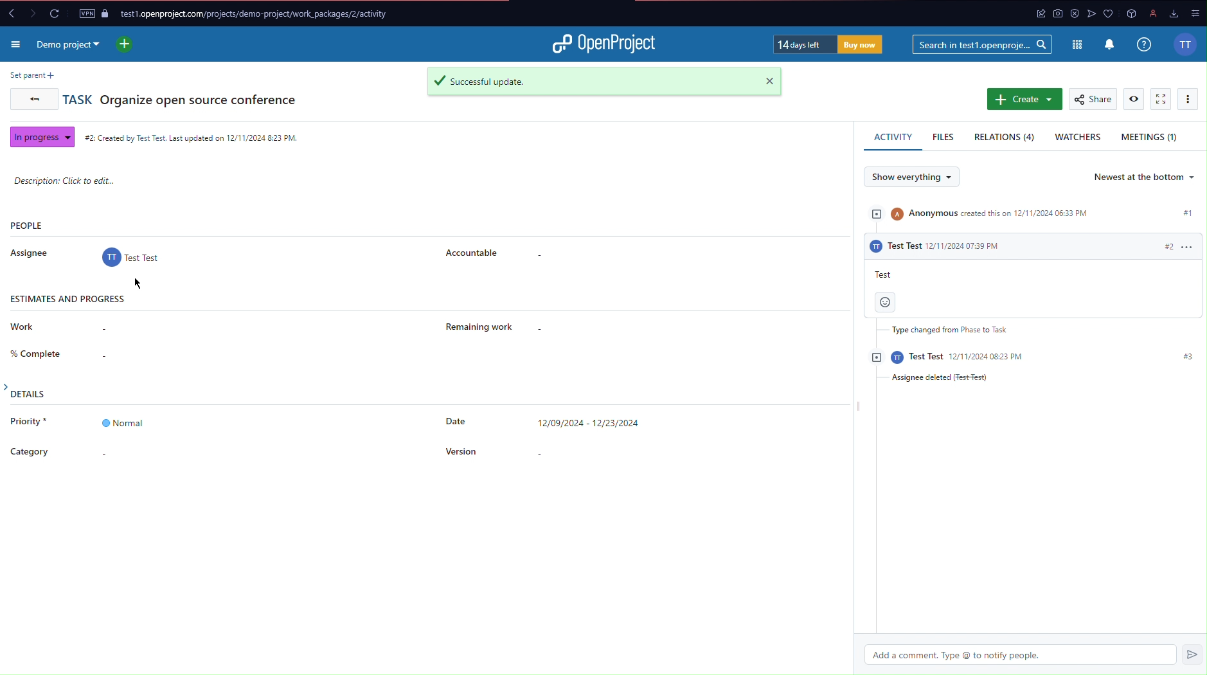 This screenshot has width=1207, height=675. I want to click on Activity , so click(890, 137).